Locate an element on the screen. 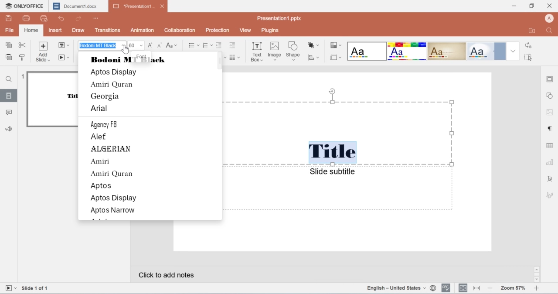 Image resolution: width=558 pixels, height=294 pixels. close is located at coordinates (550, 5).